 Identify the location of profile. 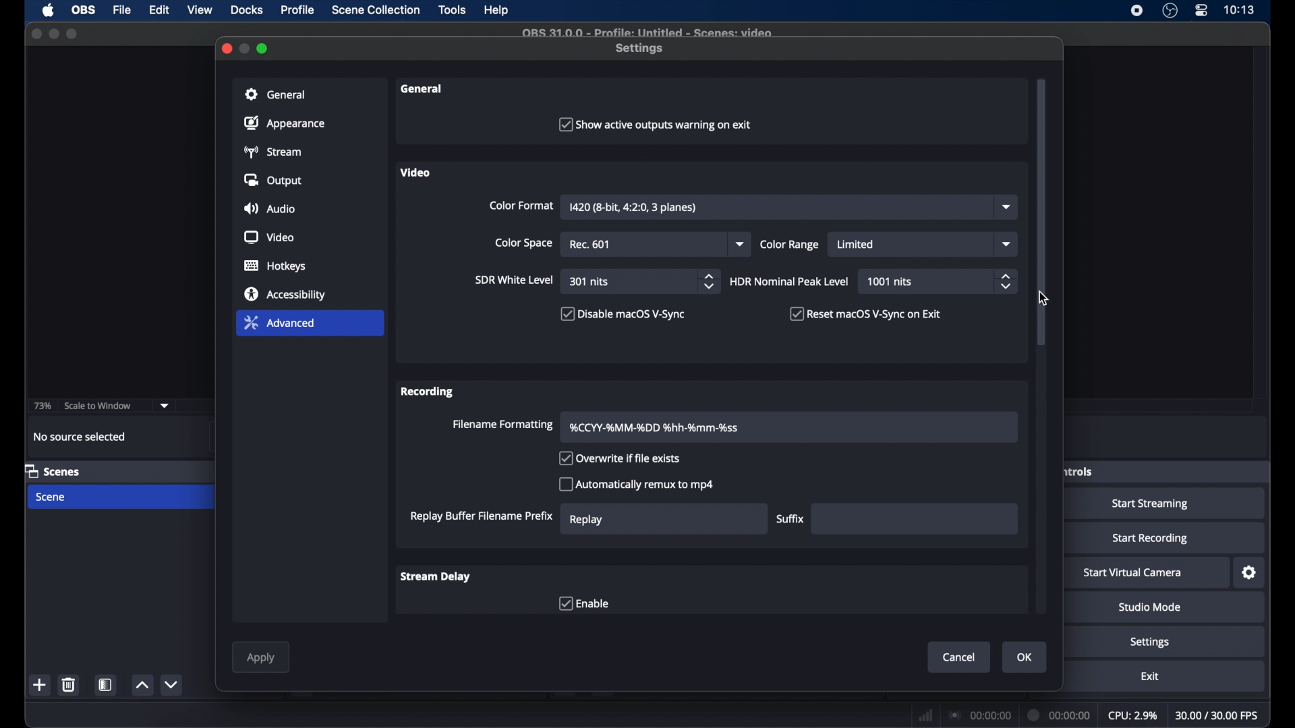
(299, 10).